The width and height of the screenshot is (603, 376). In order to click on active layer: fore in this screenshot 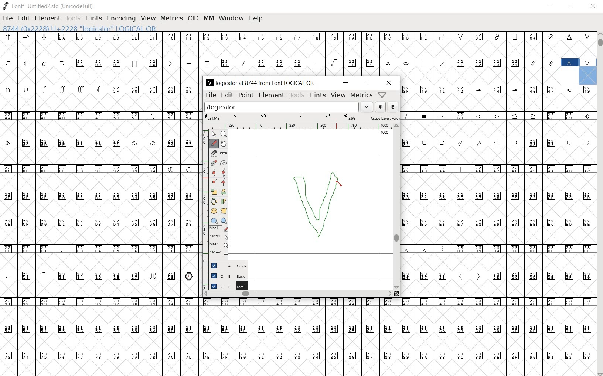, I will do `click(300, 118)`.